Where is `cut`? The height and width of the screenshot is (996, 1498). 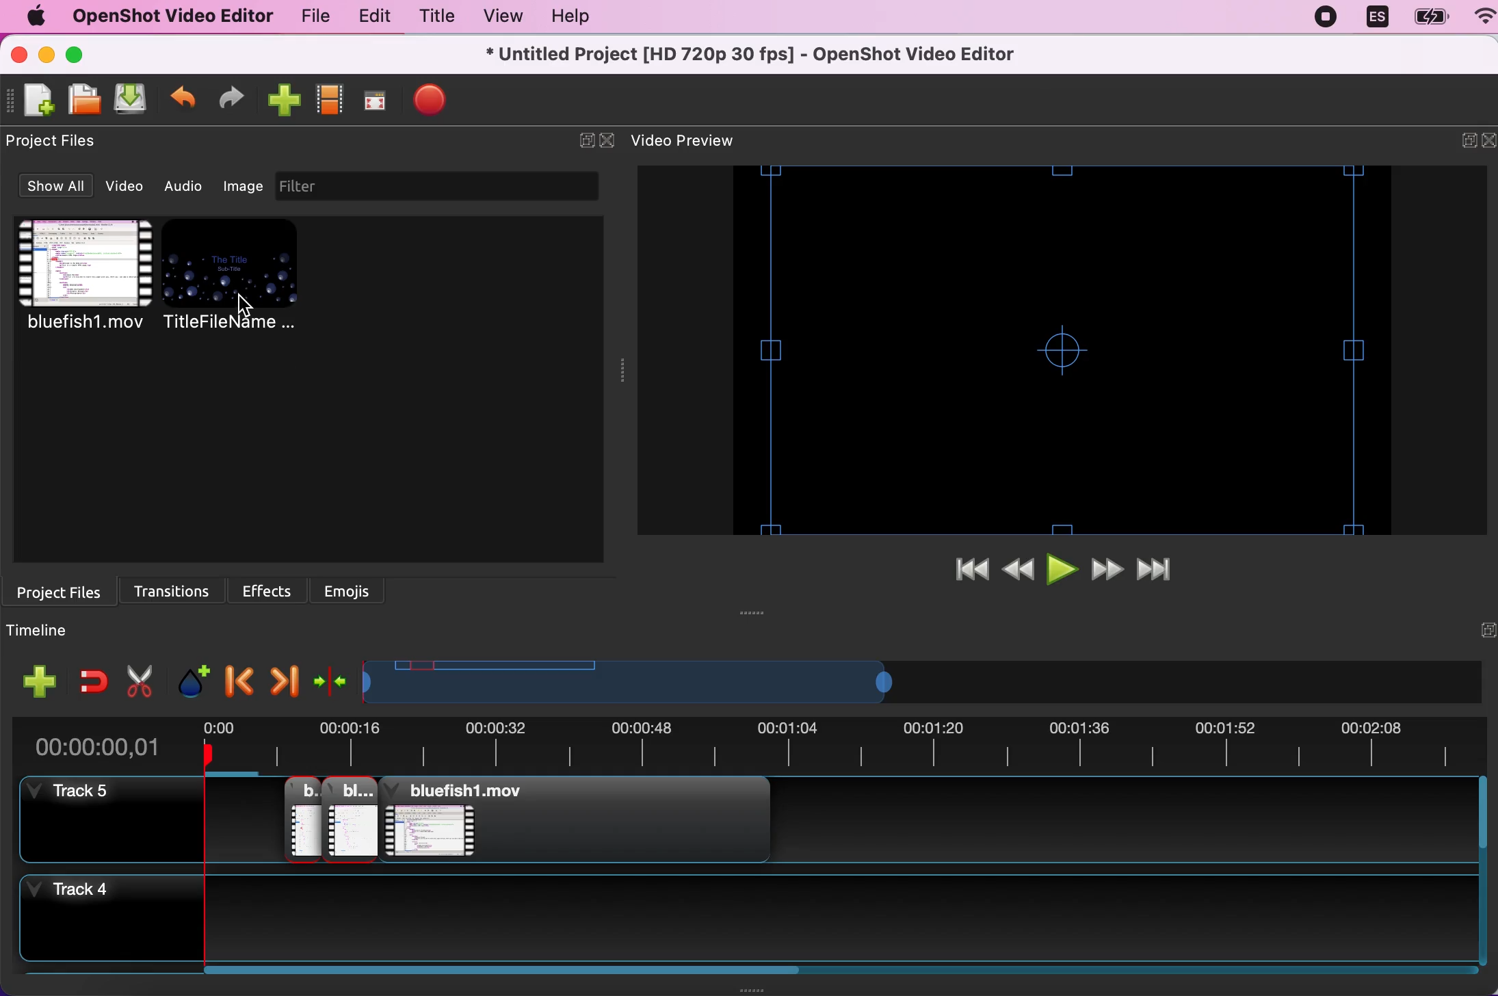 cut is located at coordinates (140, 679).